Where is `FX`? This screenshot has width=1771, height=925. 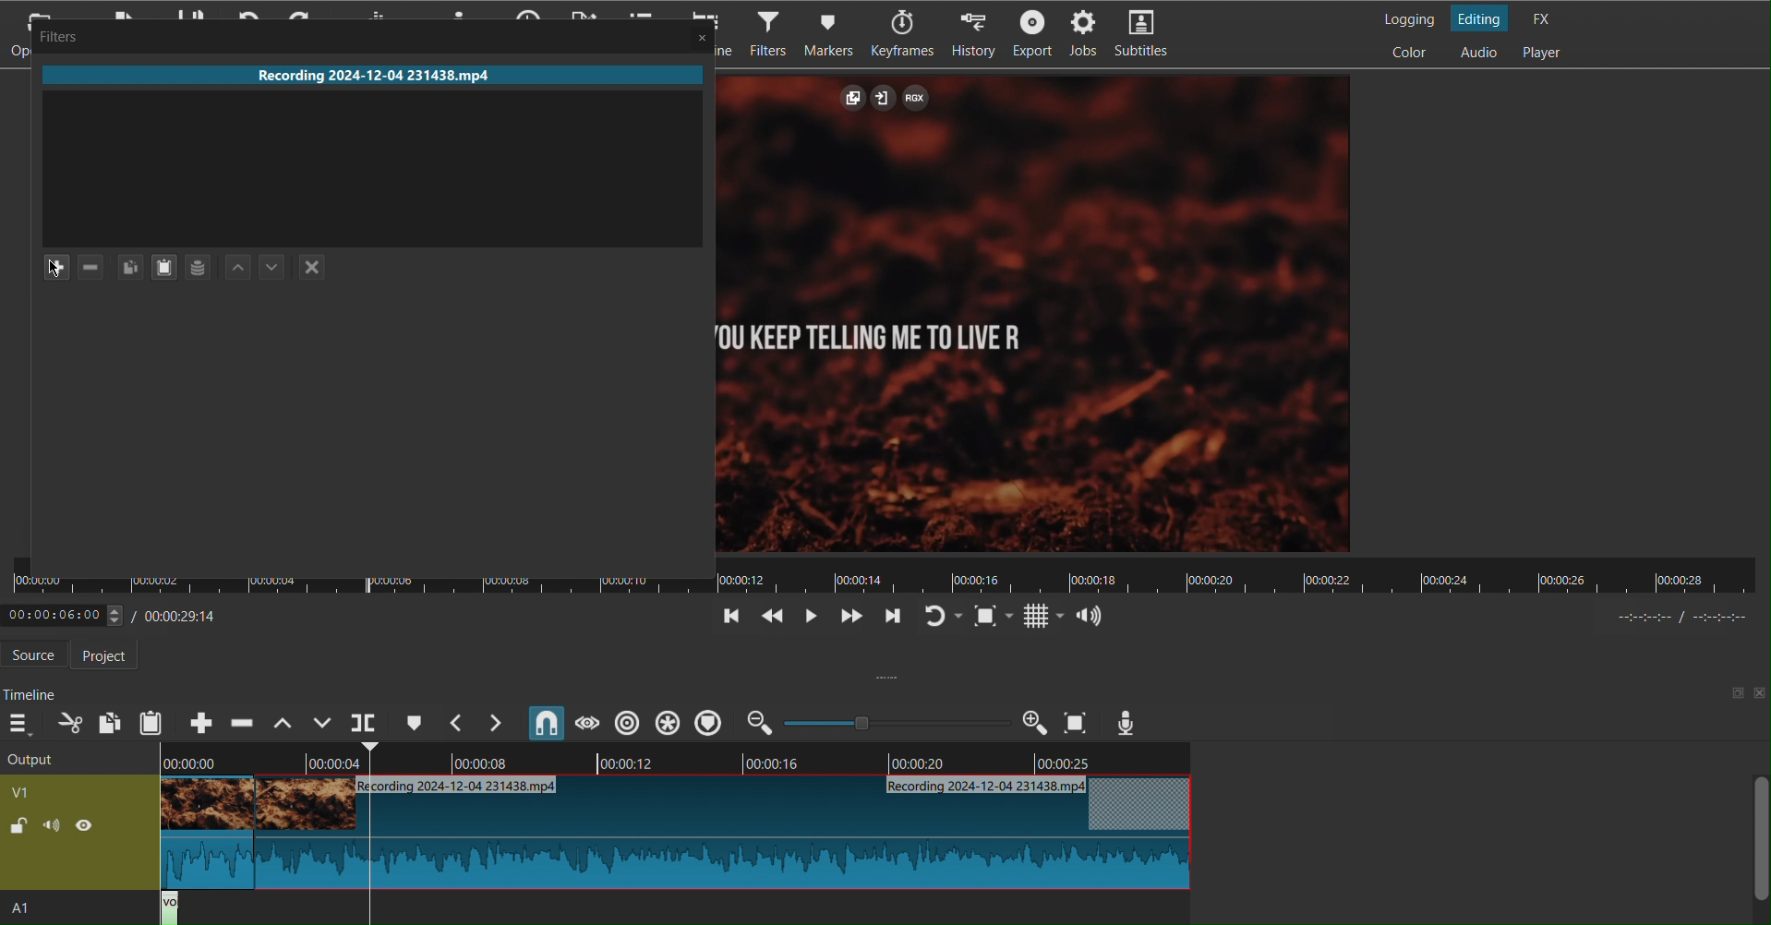
FX is located at coordinates (1546, 18).